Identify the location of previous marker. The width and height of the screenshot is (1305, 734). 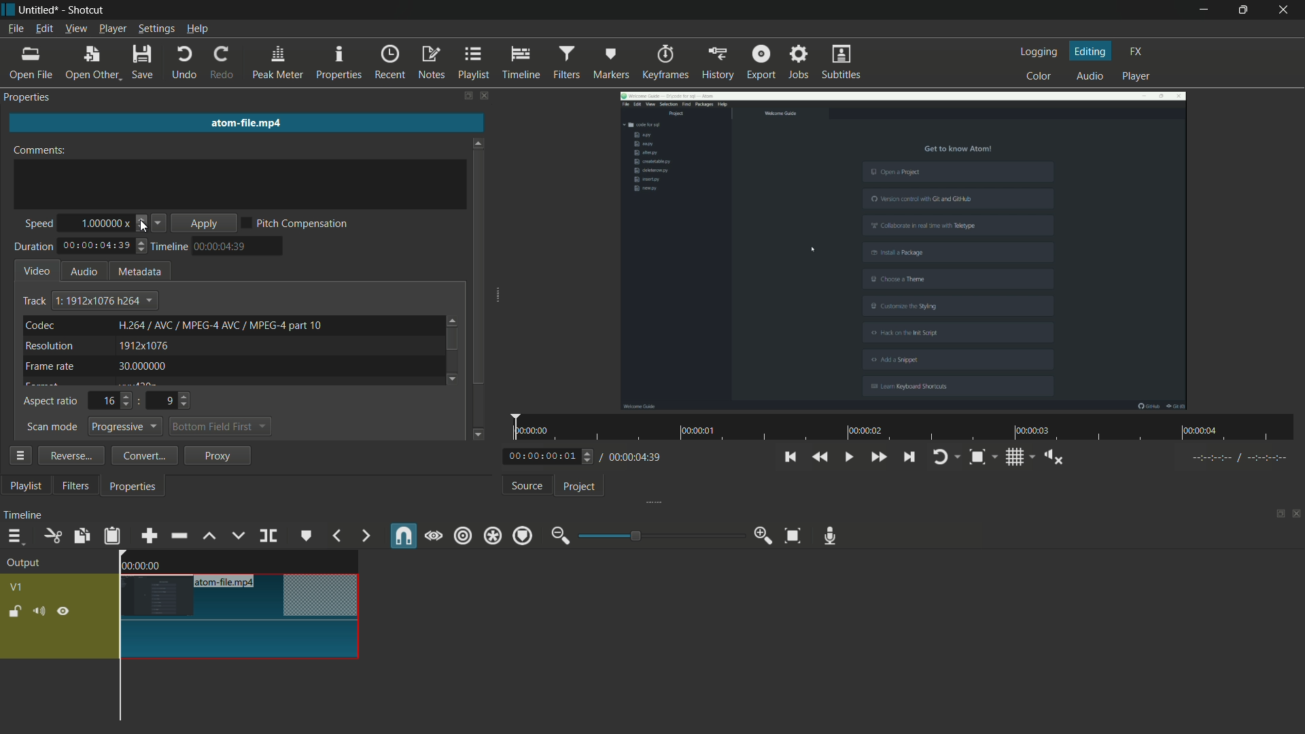
(337, 536).